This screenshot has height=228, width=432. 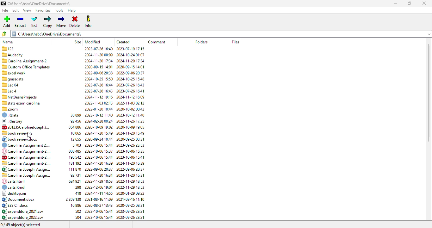 I want to click on Caroline Assignment-2, so click(x=24, y=61).